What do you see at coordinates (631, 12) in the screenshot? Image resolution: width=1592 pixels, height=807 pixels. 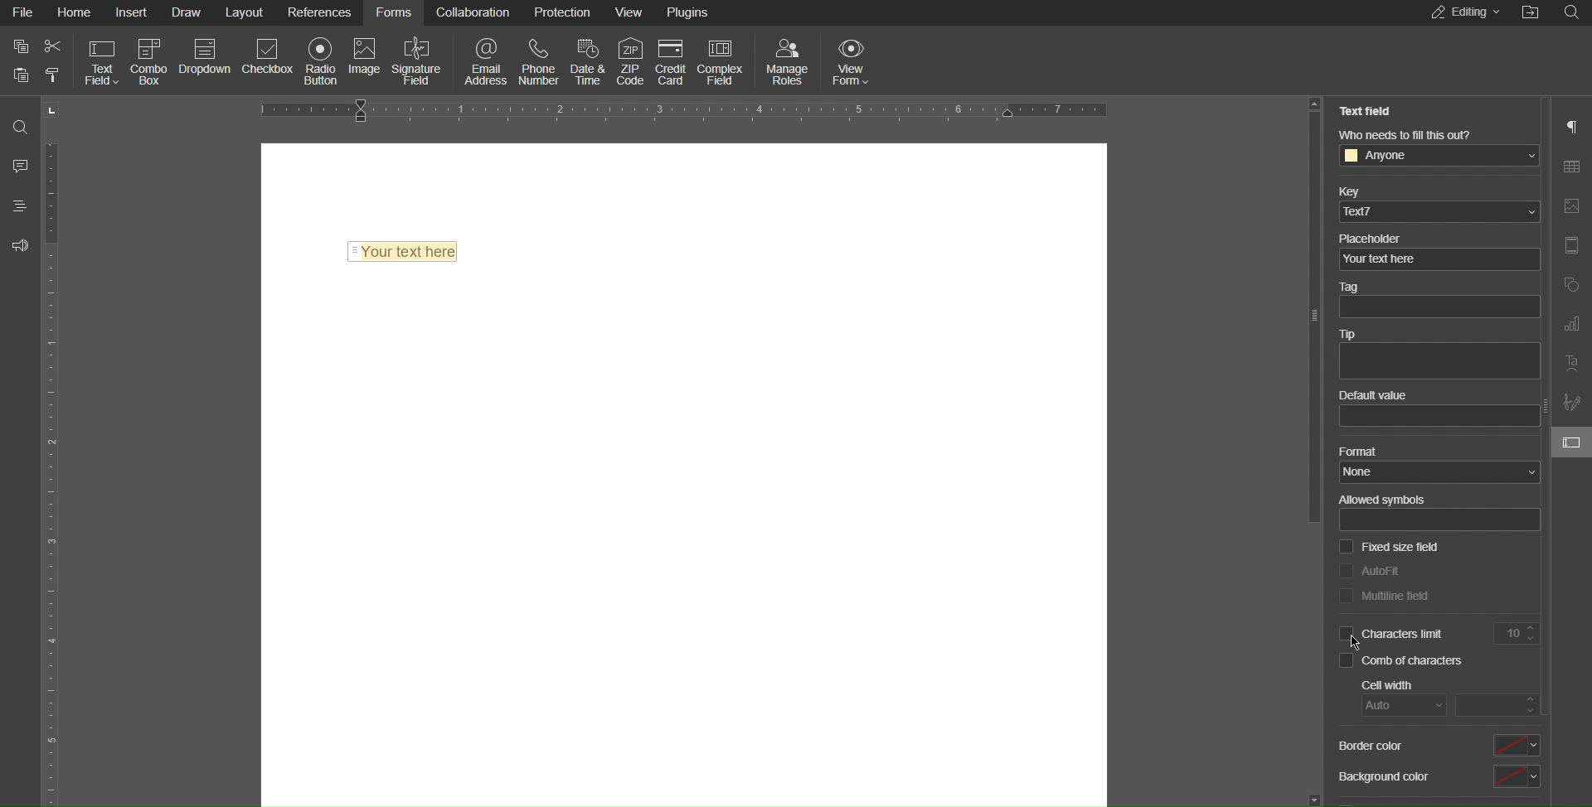 I see `view` at bounding box center [631, 12].